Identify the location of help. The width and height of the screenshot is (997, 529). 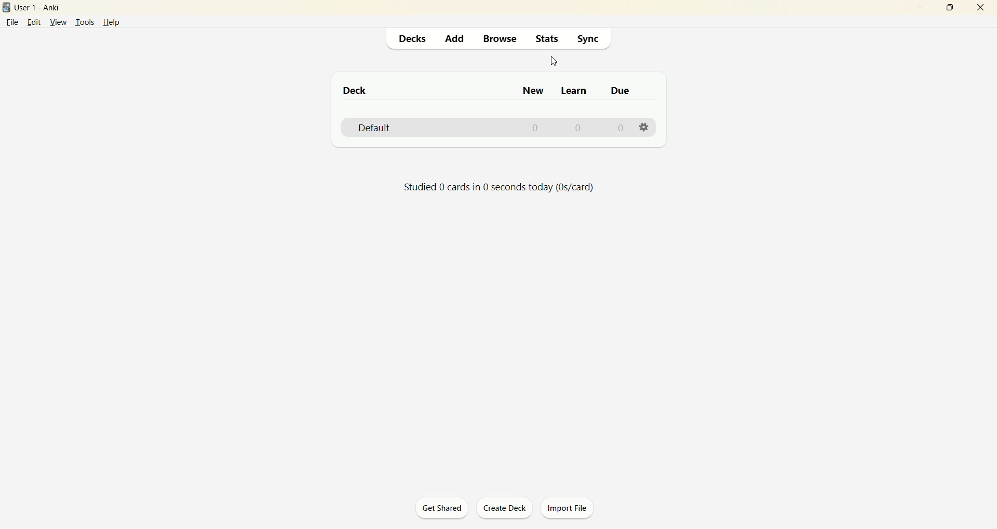
(117, 22).